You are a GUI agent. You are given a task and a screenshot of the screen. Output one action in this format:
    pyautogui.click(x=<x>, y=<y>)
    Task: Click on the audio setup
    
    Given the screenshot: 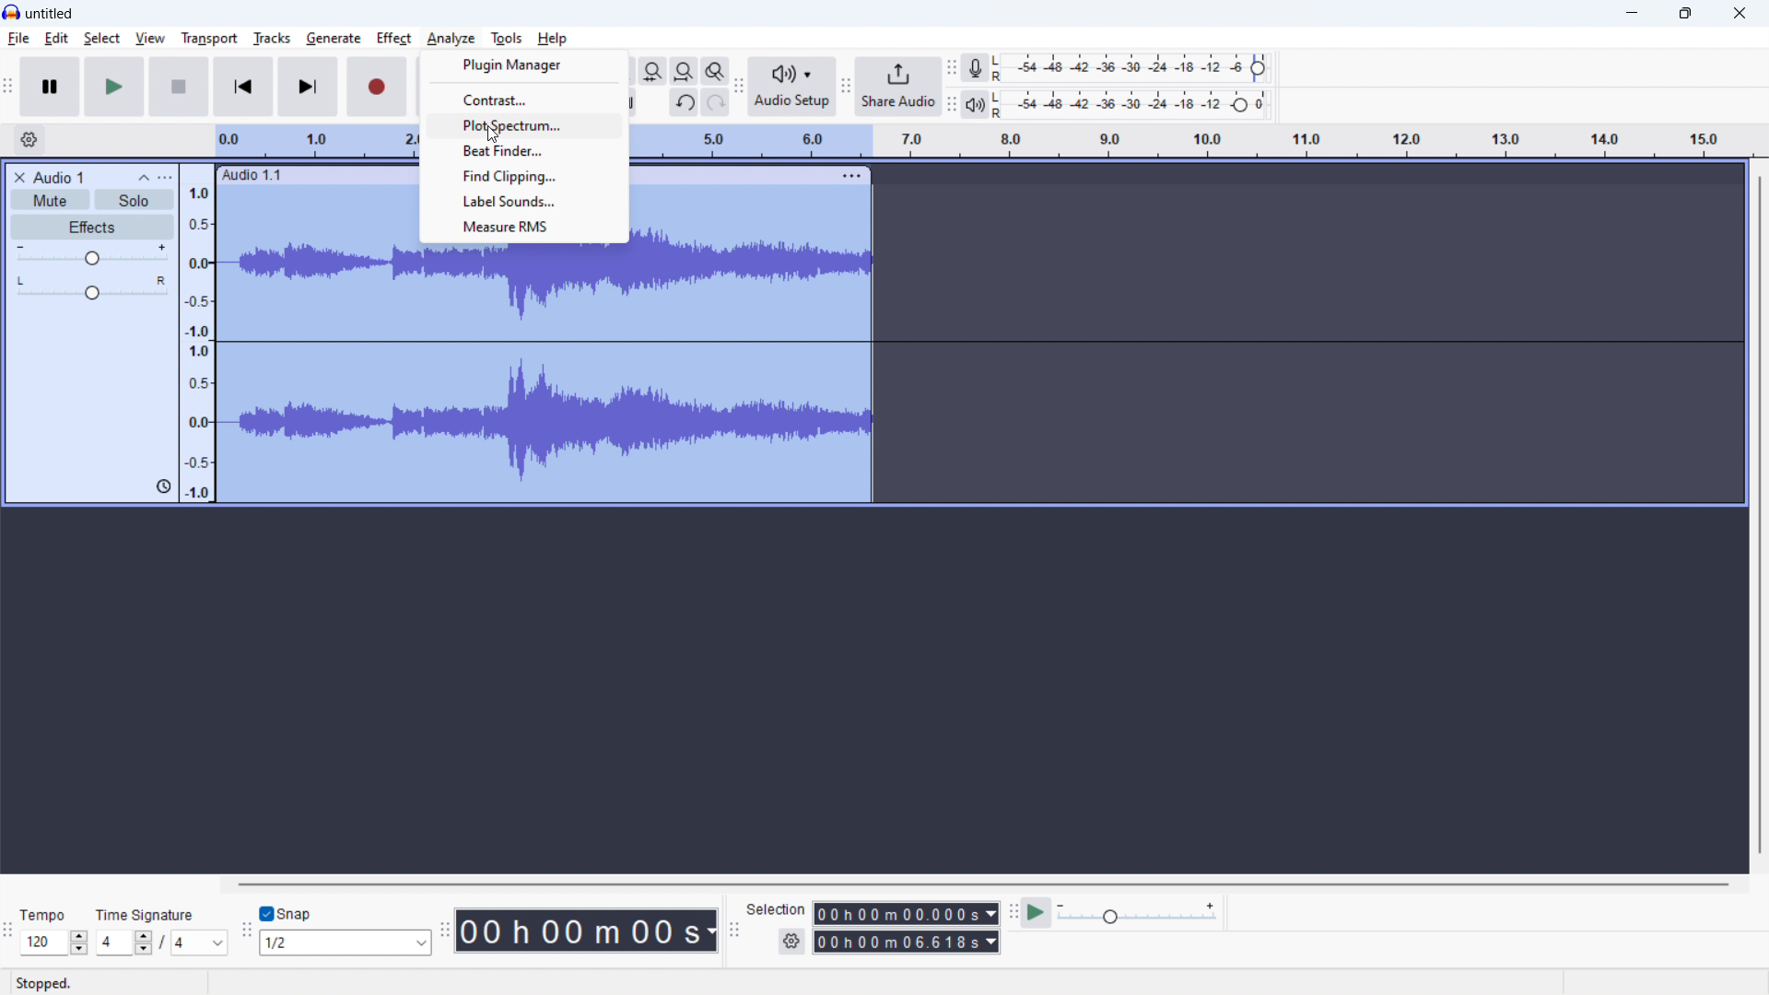 What is the action you would take?
    pyautogui.click(x=739, y=88)
    